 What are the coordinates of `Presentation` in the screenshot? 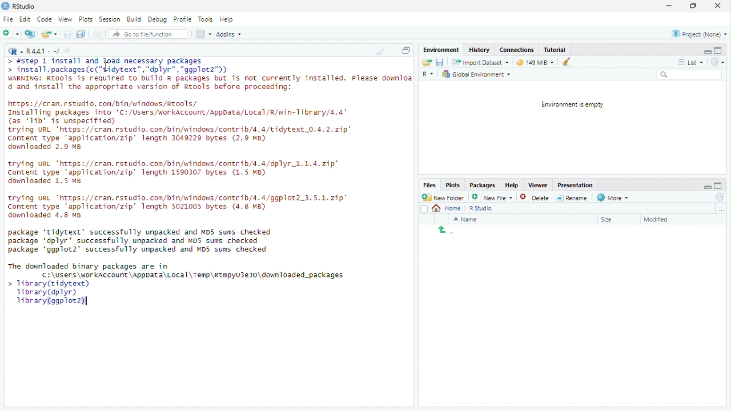 It's located at (575, 186).